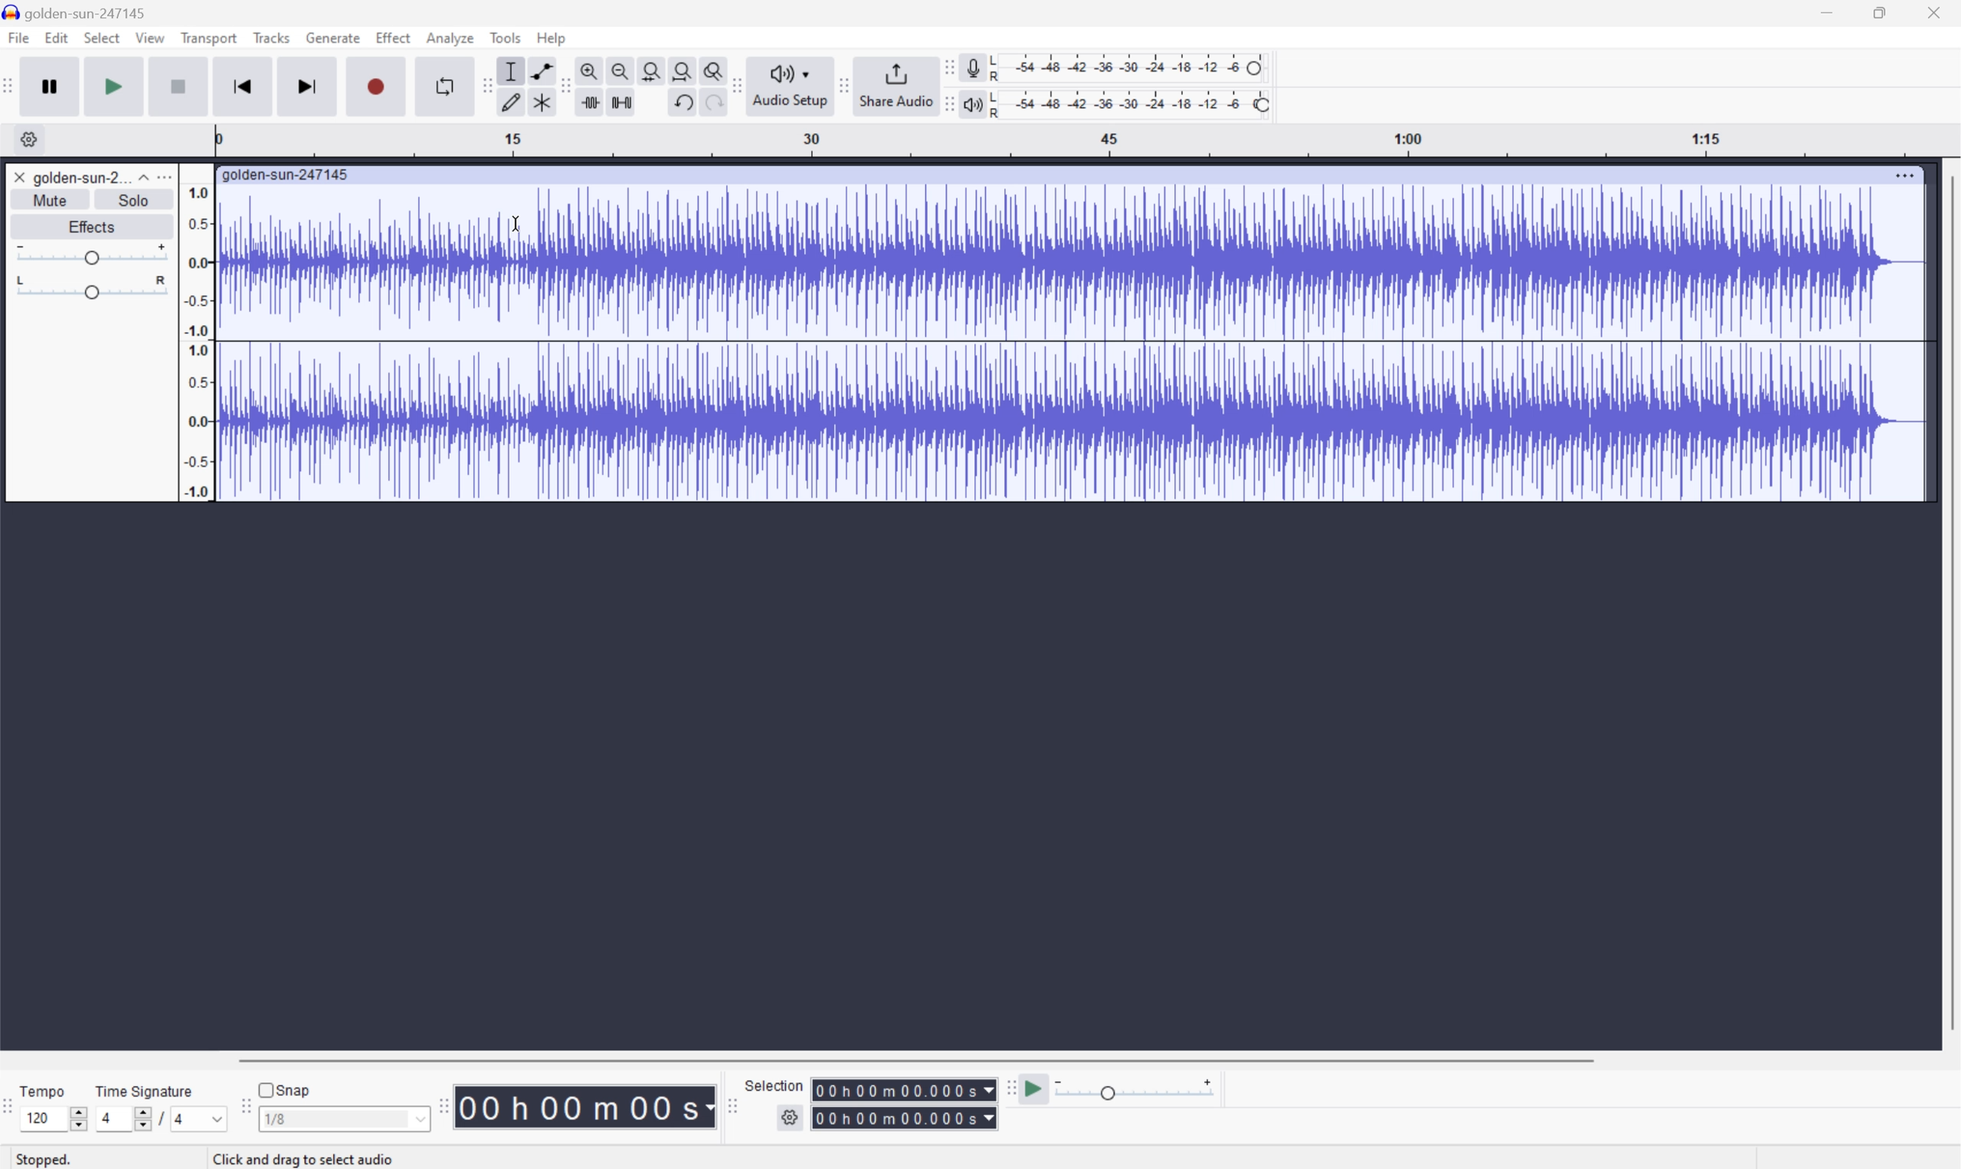 This screenshot has width=1961, height=1169. I want to click on Audacity transport layer toolbar, so click(9, 87).